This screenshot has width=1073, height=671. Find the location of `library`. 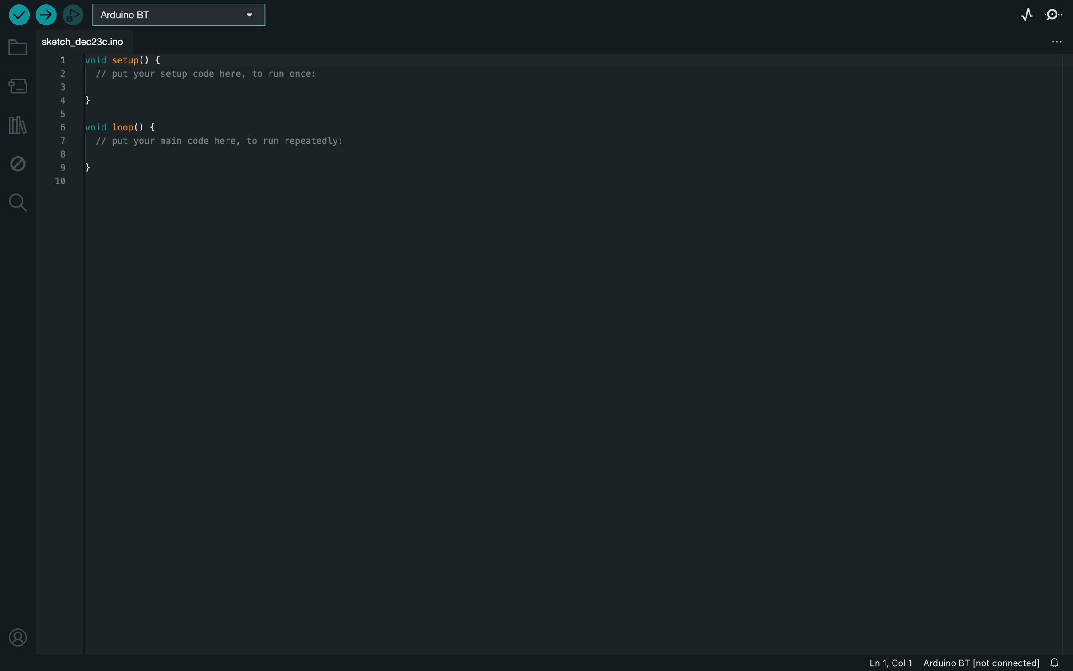

library is located at coordinates (17, 127).